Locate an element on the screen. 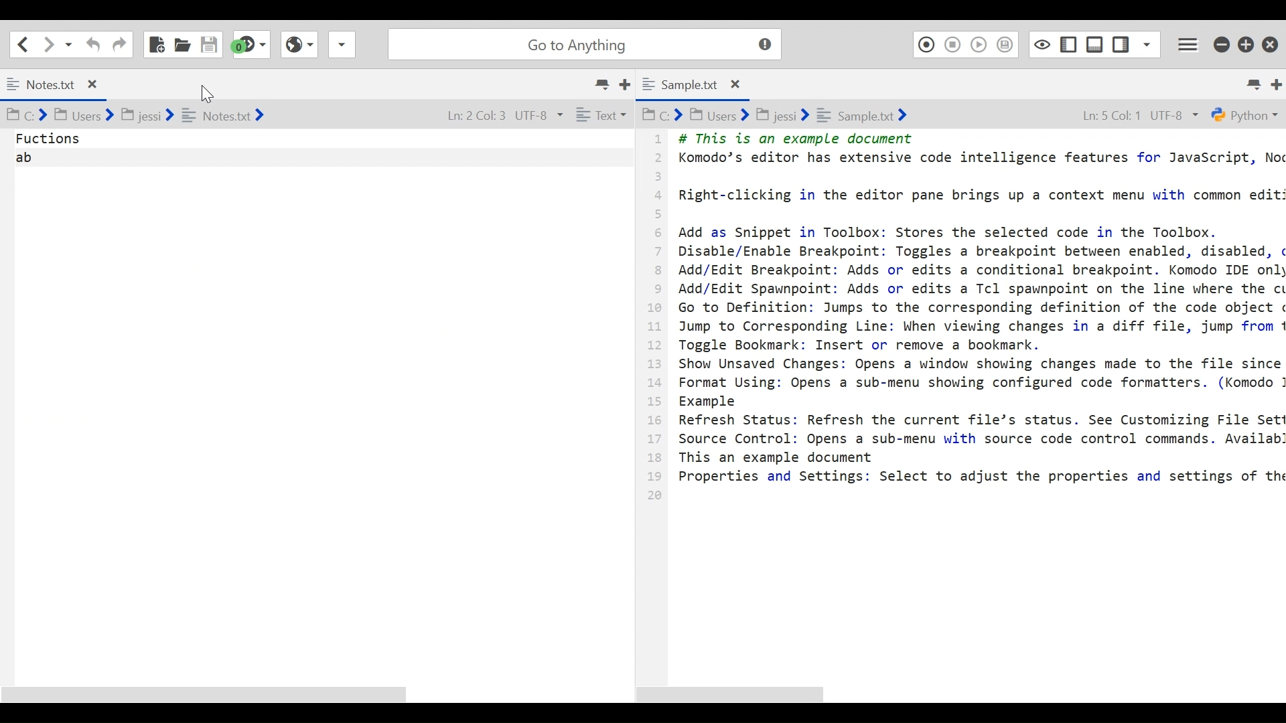 This screenshot has height=723, width=1286. C:> Users> jessi> Notes.txt> is located at coordinates (157, 114).